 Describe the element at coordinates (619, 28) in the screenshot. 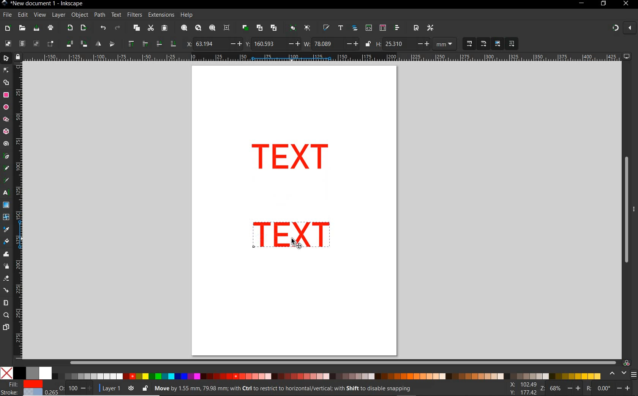

I see `ENABLE SNAPPING TOOL` at that location.